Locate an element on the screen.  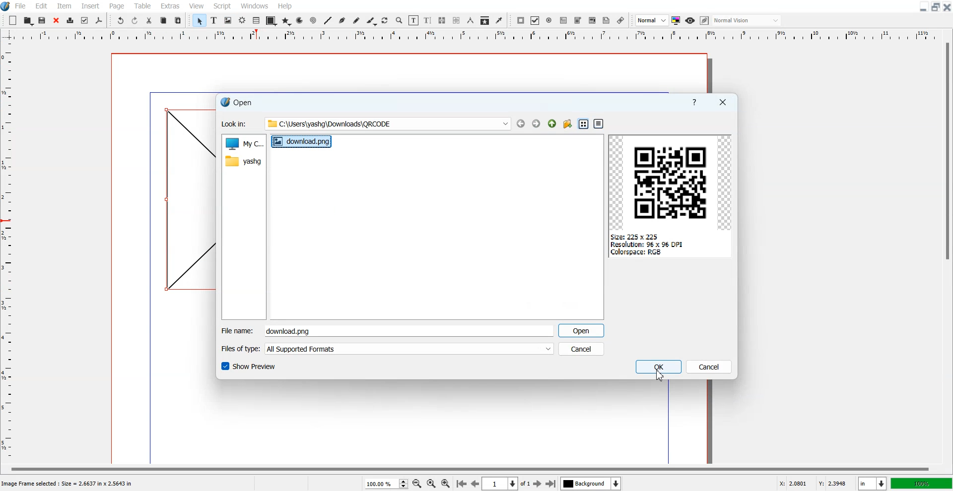
Copy is located at coordinates (164, 20).